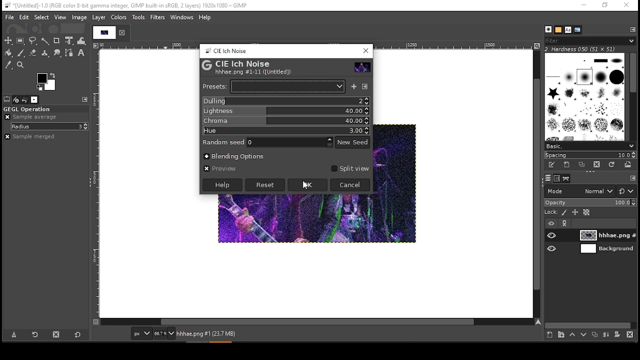  Describe the element at coordinates (252, 72) in the screenshot. I see `hhhae.png#1-11 ([untitled])` at that location.